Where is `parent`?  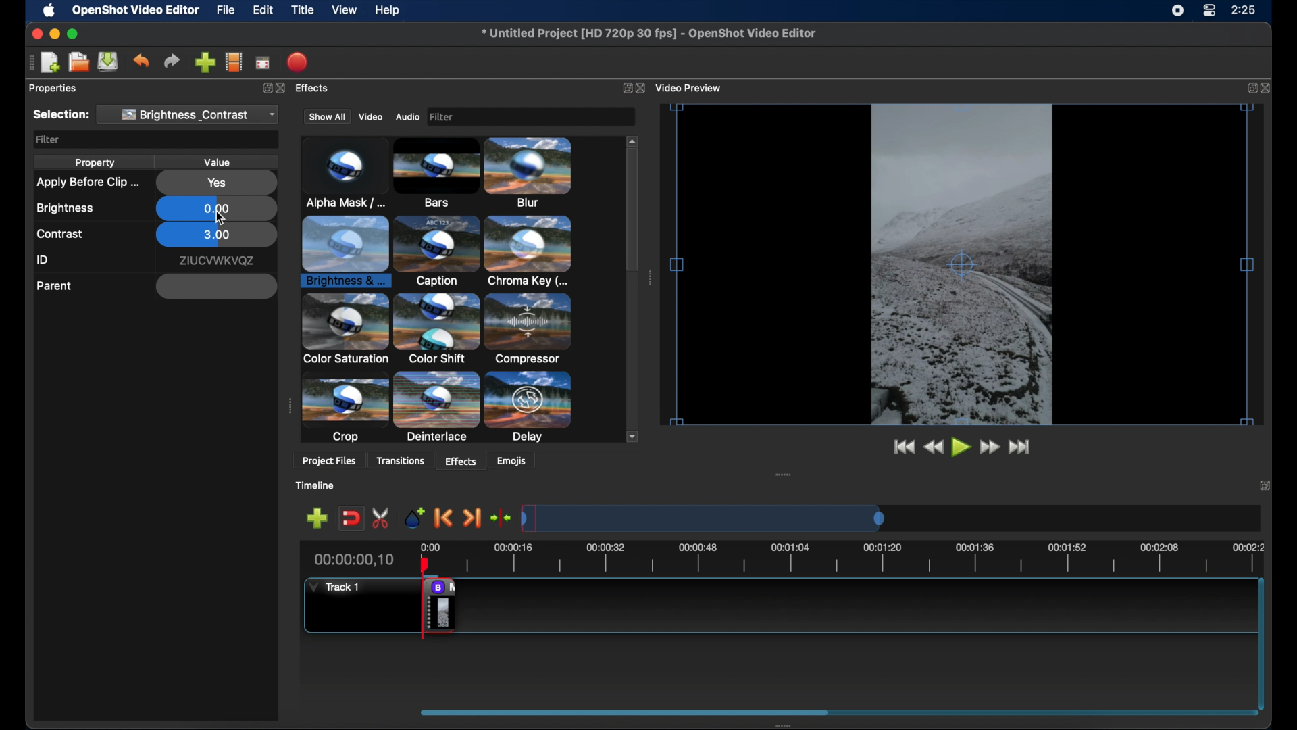 parent is located at coordinates (54, 286).